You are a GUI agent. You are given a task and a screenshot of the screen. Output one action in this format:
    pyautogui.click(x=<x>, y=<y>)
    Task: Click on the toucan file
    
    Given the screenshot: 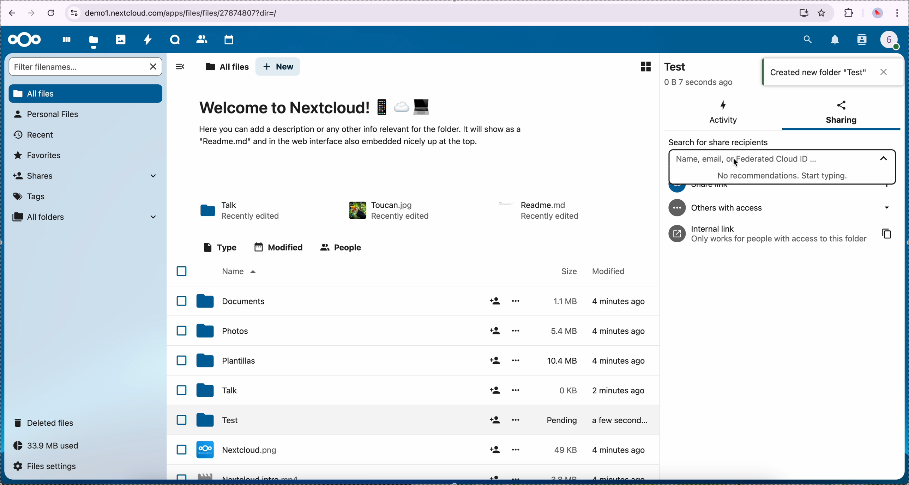 What is the action you would take?
    pyautogui.click(x=388, y=209)
    